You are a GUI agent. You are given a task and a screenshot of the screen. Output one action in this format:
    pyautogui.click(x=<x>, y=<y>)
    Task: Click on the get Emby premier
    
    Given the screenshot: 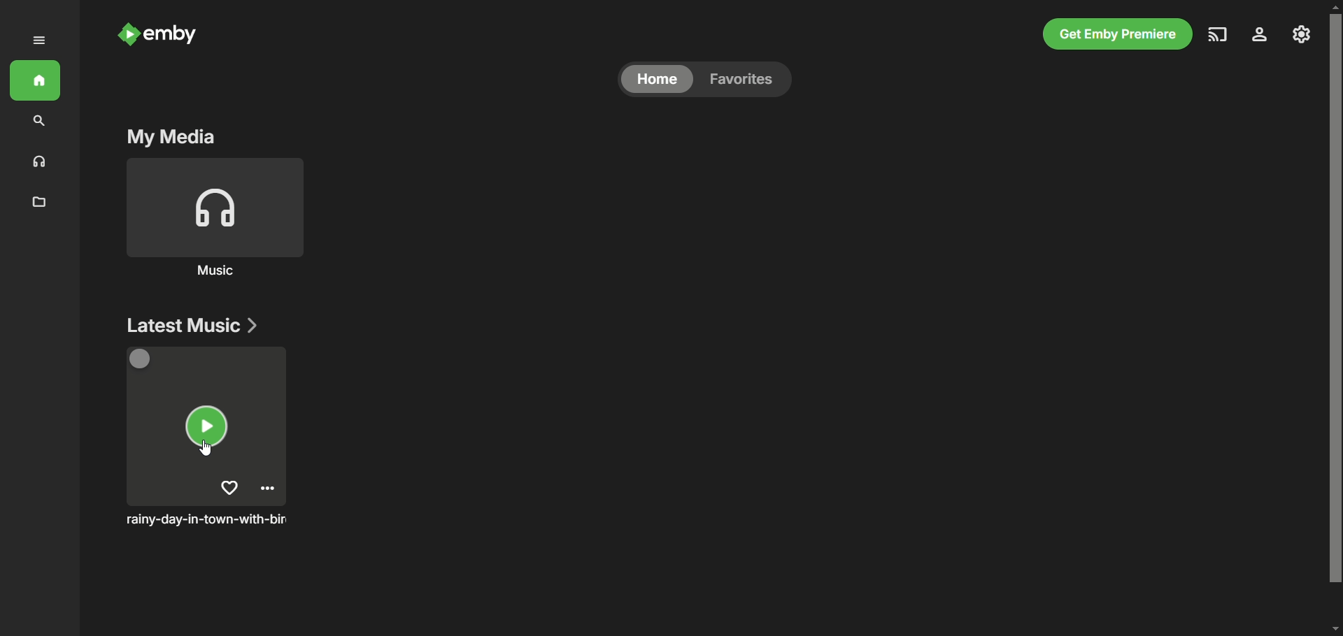 What is the action you would take?
    pyautogui.click(x=1118, y=34)
    